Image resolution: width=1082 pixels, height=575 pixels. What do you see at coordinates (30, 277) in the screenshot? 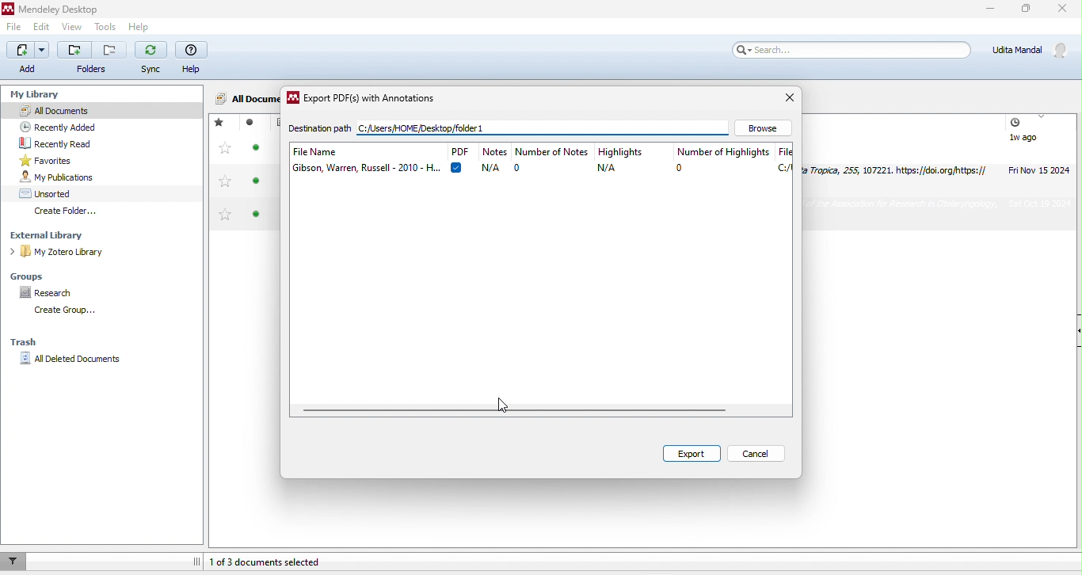
I see `groups` at bounding box center [30, 277].